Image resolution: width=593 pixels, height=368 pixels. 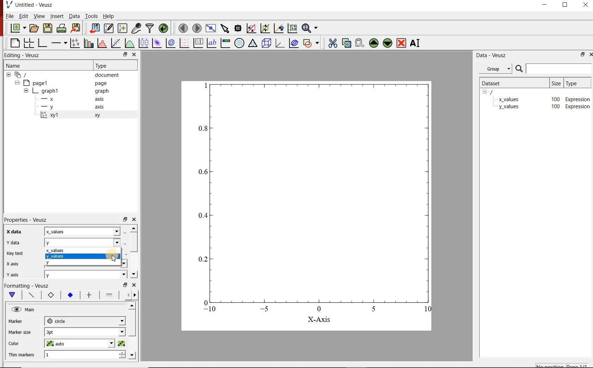 What do you see at coordinates (310, 29) in the screenshot?
I see `zoom functions menu` at bounding box center [310, 29].